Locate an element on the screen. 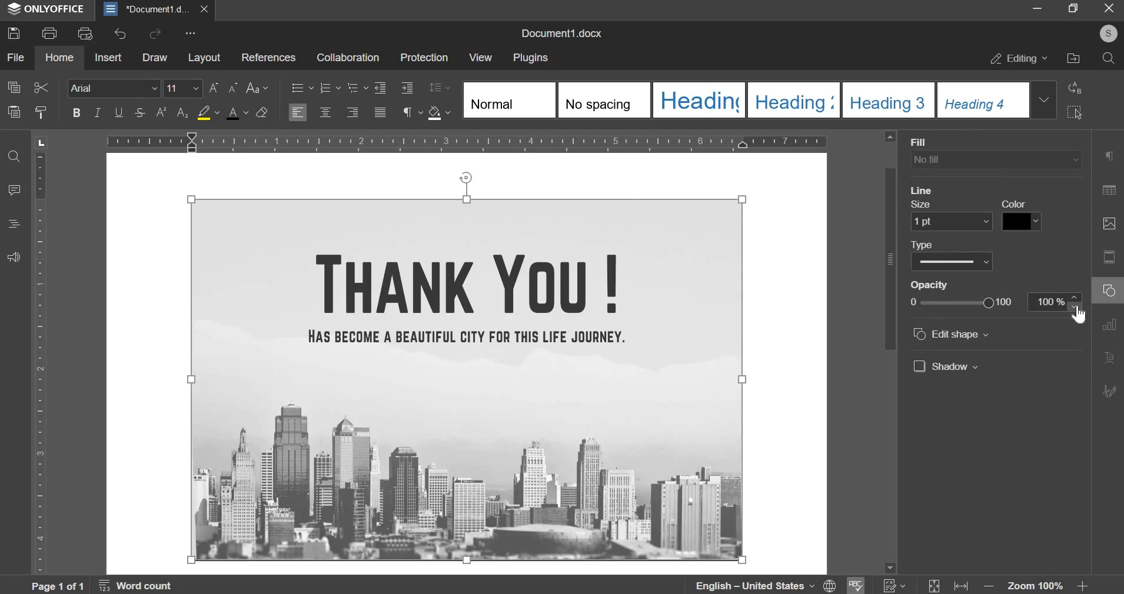  language, spelling & numbers is located at coordinates (801, 583).